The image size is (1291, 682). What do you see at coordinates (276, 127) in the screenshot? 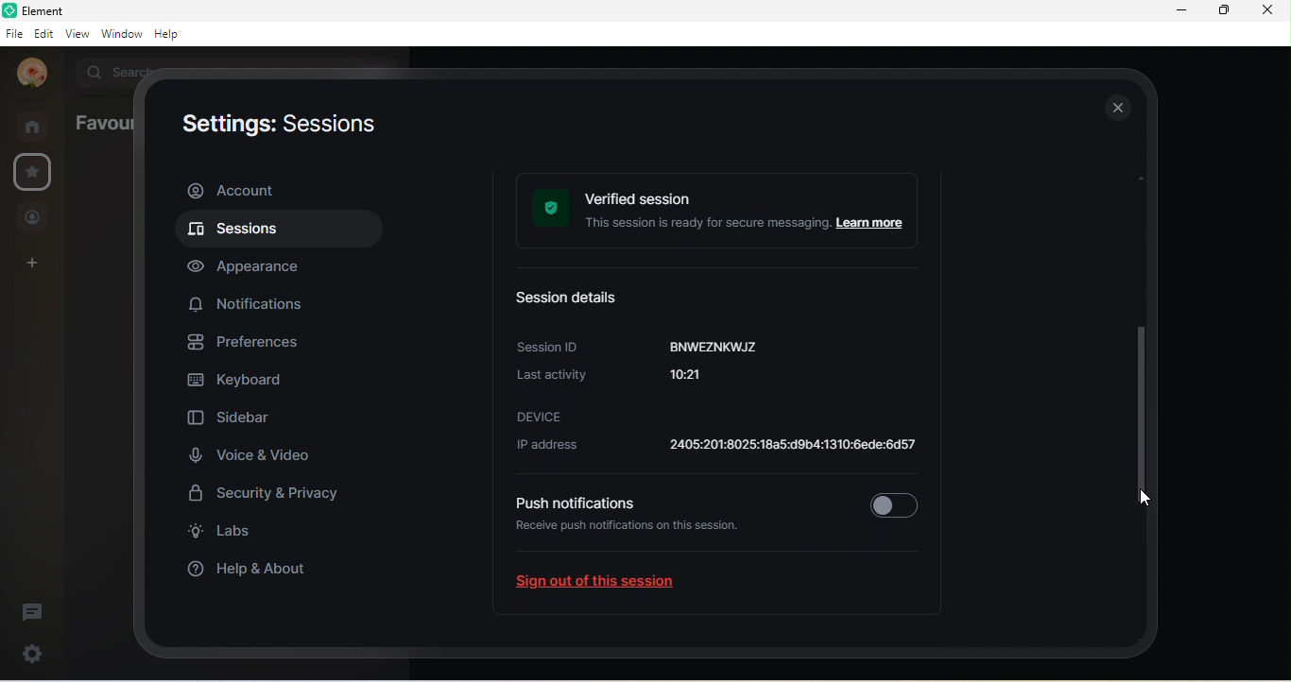
I see `settings : sessions` at bounding box center [276, 127].